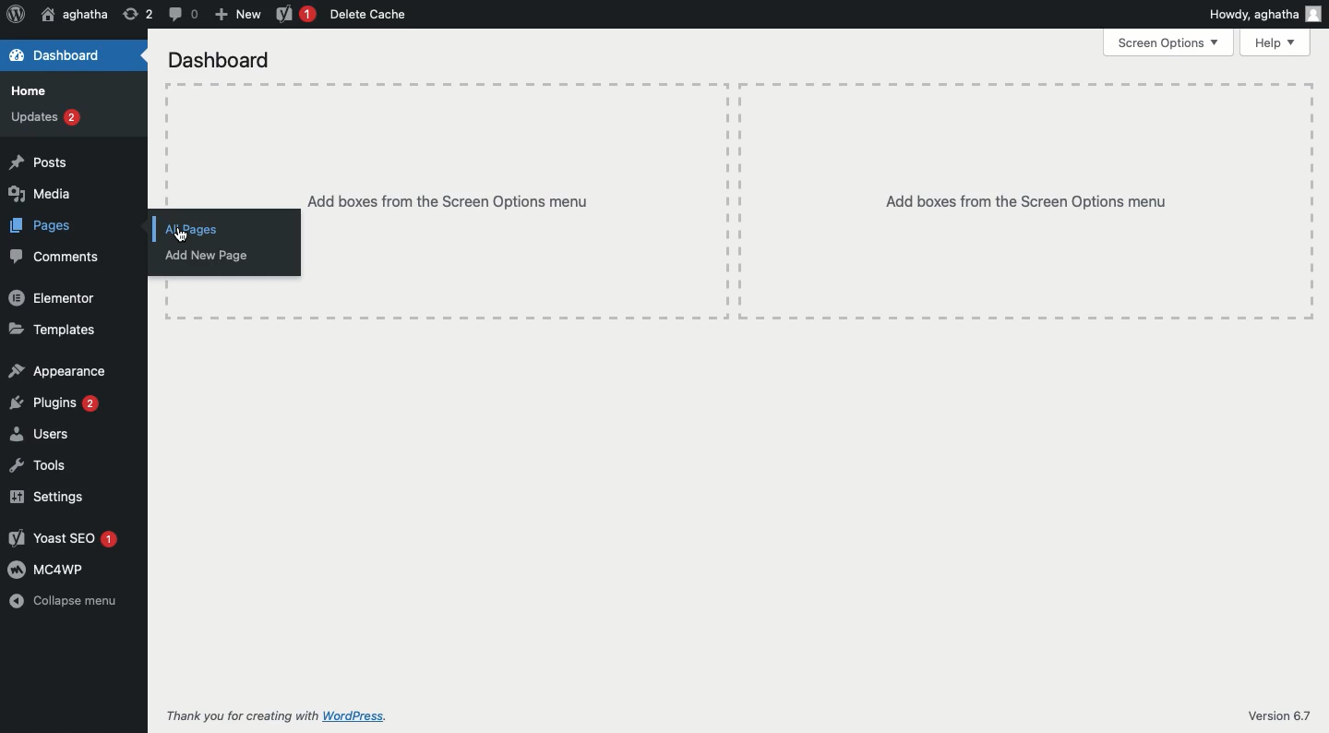 The height and width of the screenshot is (733, 1329). Describe the element at coordinates (62, 602) in the screenshot. I see `Collapse menu` at that location.